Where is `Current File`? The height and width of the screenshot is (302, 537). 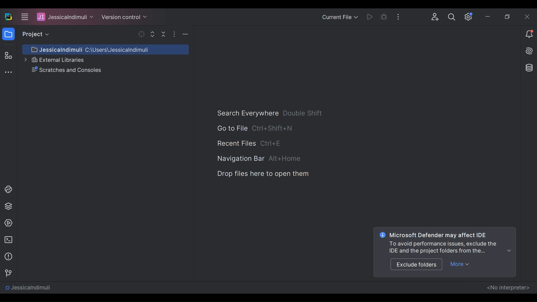 Current File is located at coordinates (340, 16).